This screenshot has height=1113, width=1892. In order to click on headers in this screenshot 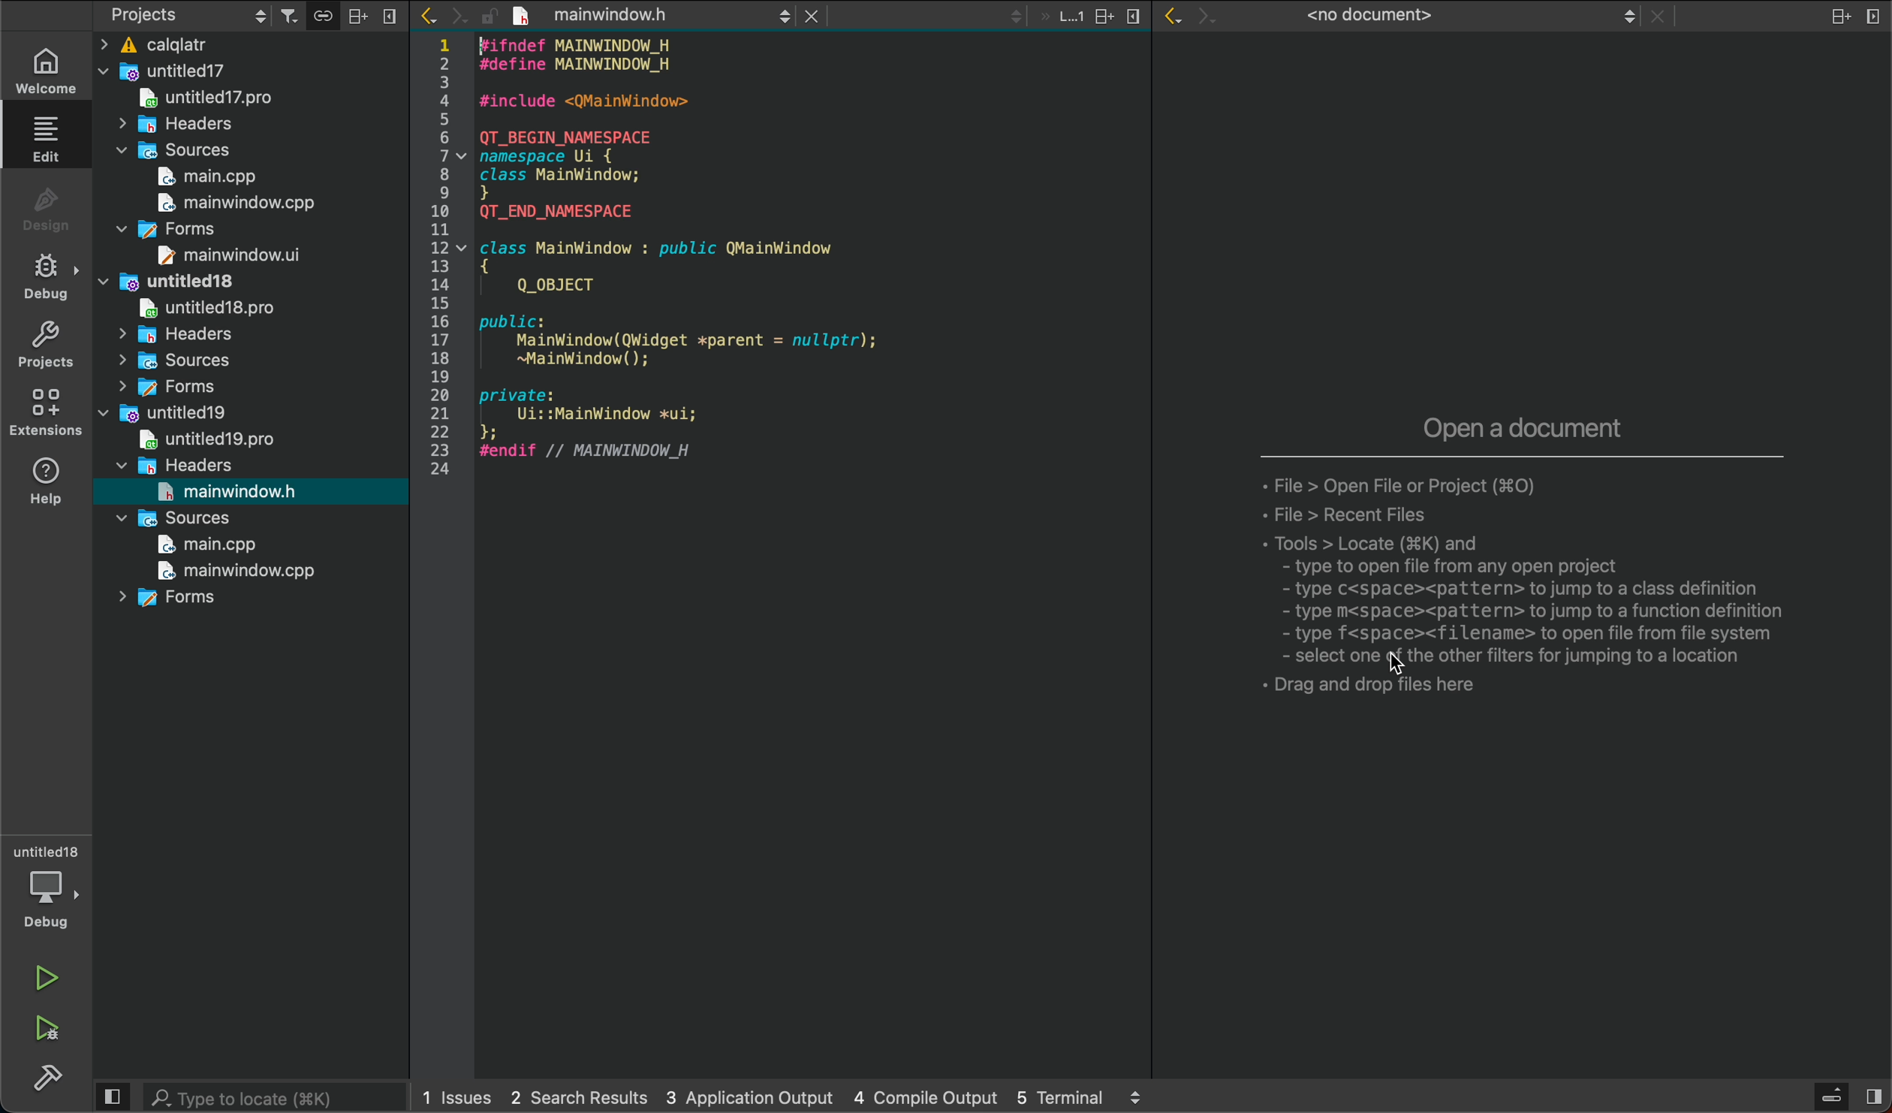, I will do `click(191, 124)`.